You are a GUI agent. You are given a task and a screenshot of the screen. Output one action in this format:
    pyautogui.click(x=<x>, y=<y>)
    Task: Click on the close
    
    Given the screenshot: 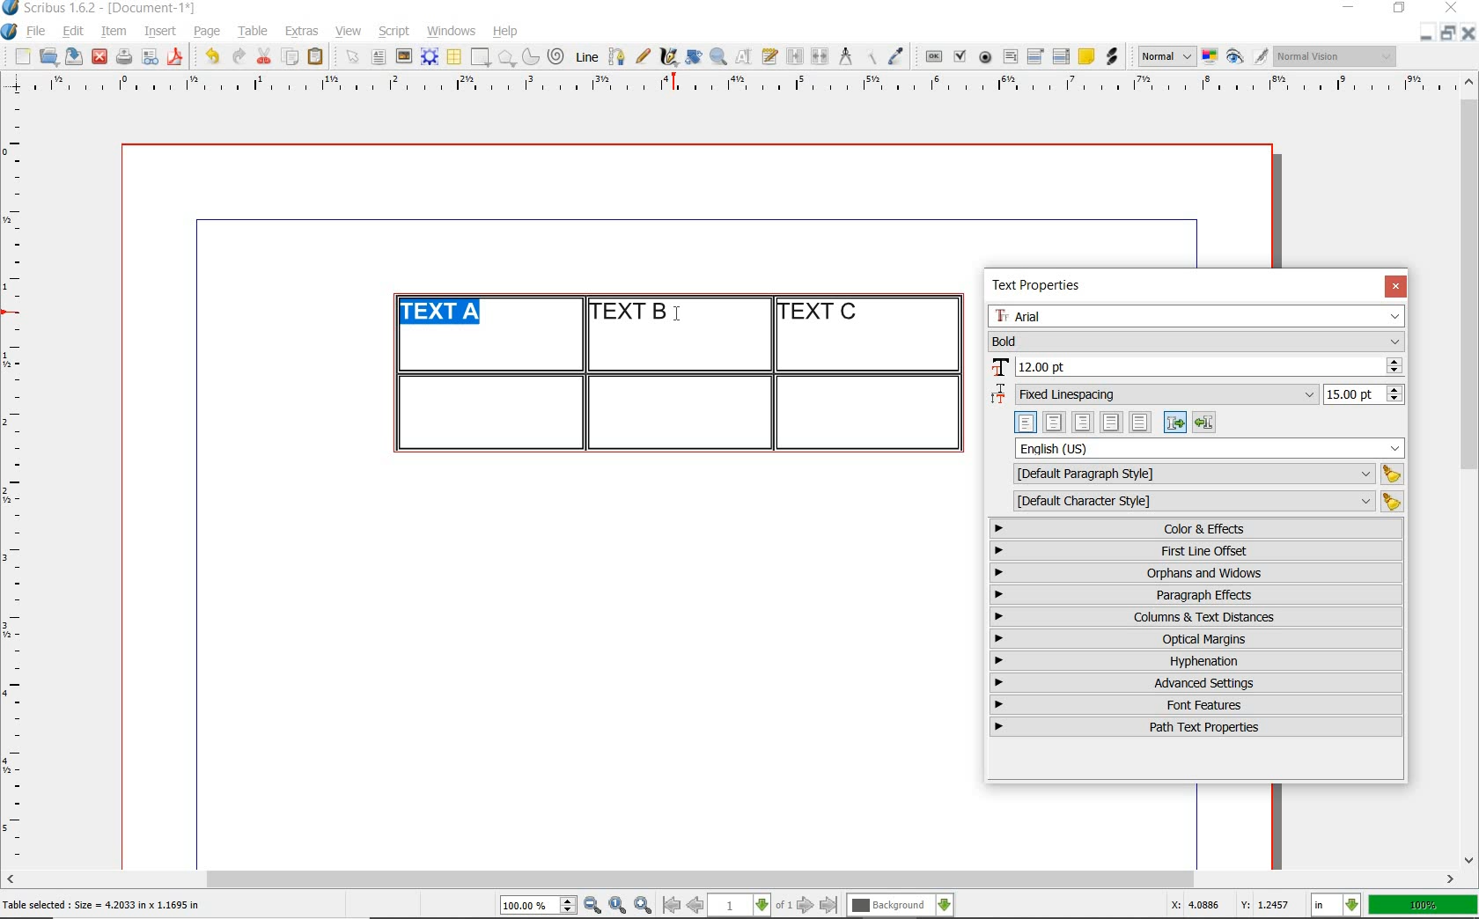 What is the action you would take?
    pyautogui.click(x=1395, y=286)
    